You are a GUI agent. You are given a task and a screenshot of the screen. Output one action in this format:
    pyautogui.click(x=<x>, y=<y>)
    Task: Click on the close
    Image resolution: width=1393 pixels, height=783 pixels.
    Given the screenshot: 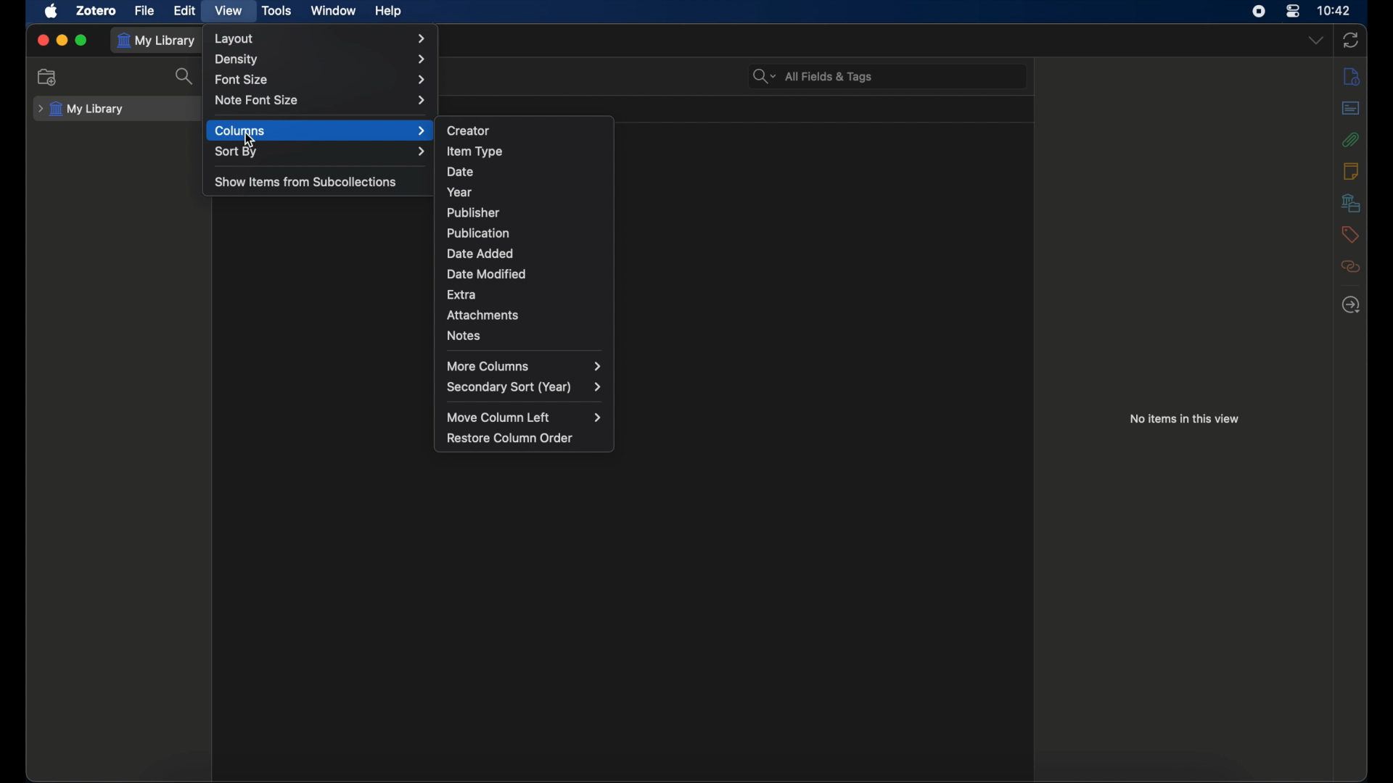 What is the action you would take?
    pyautogui.click(x=42, y=40)
    